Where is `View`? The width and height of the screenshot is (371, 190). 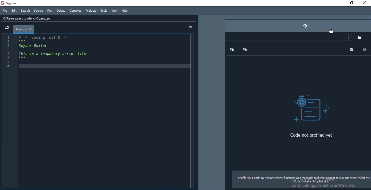
View is located at coordinates (114, 10).